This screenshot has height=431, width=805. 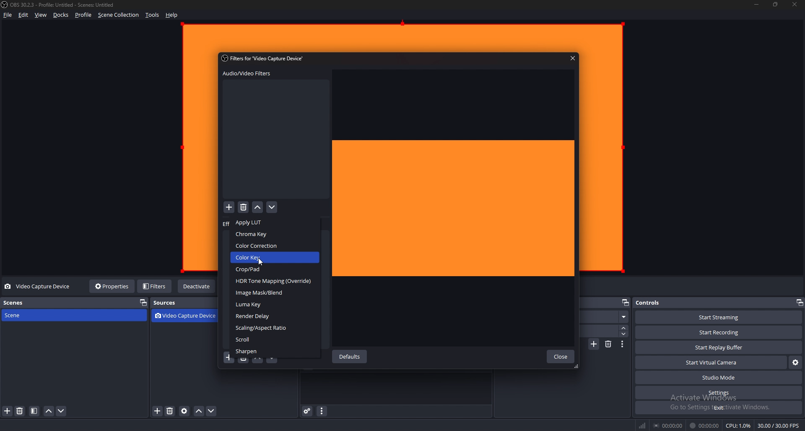 I want to click on preview, so click(x=455, y=208).